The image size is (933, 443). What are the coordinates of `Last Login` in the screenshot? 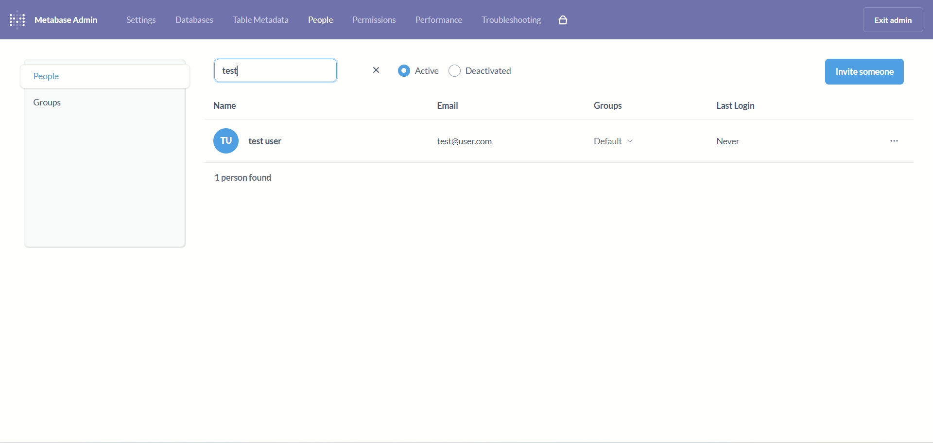 It's located at (738, 105).